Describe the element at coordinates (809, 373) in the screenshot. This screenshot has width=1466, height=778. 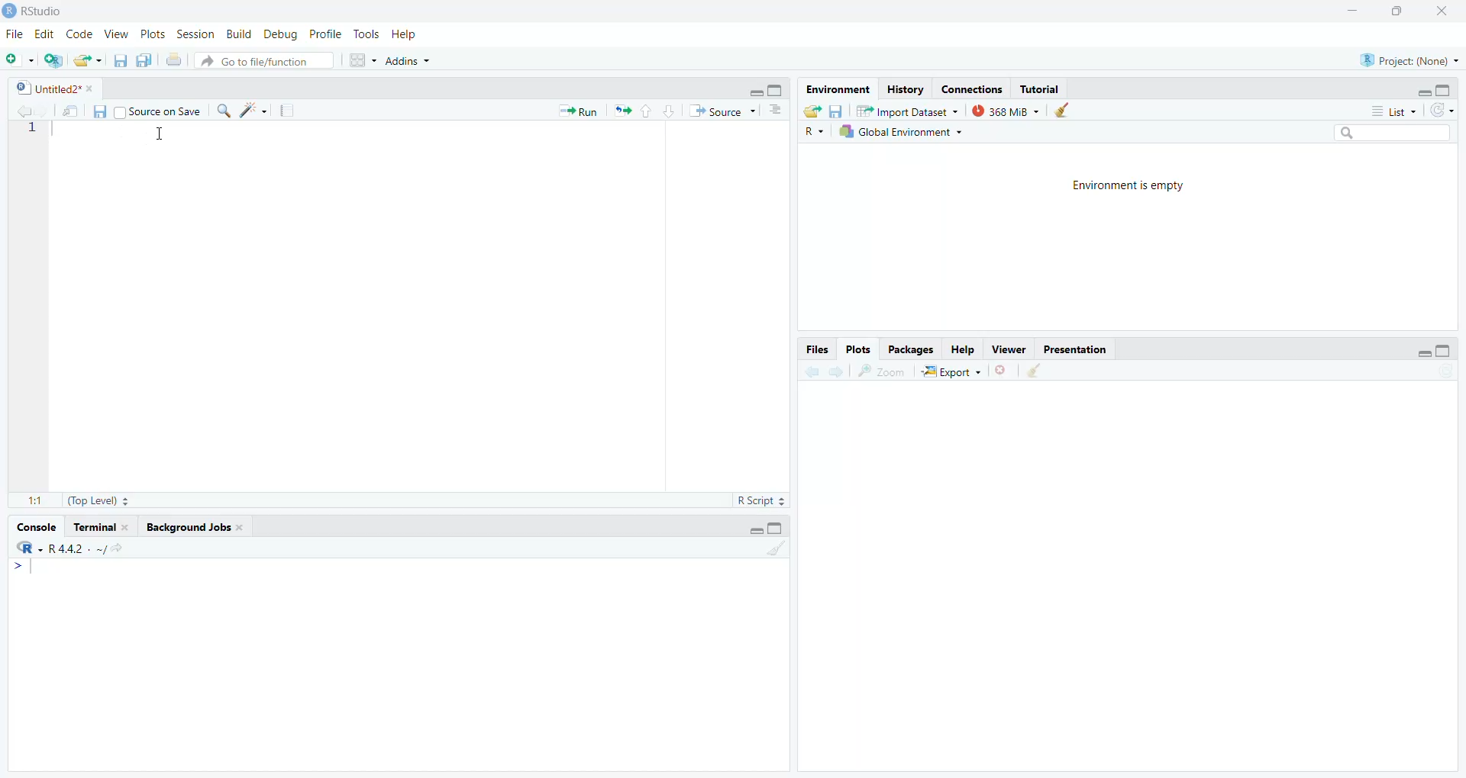
I see `back` at that location.